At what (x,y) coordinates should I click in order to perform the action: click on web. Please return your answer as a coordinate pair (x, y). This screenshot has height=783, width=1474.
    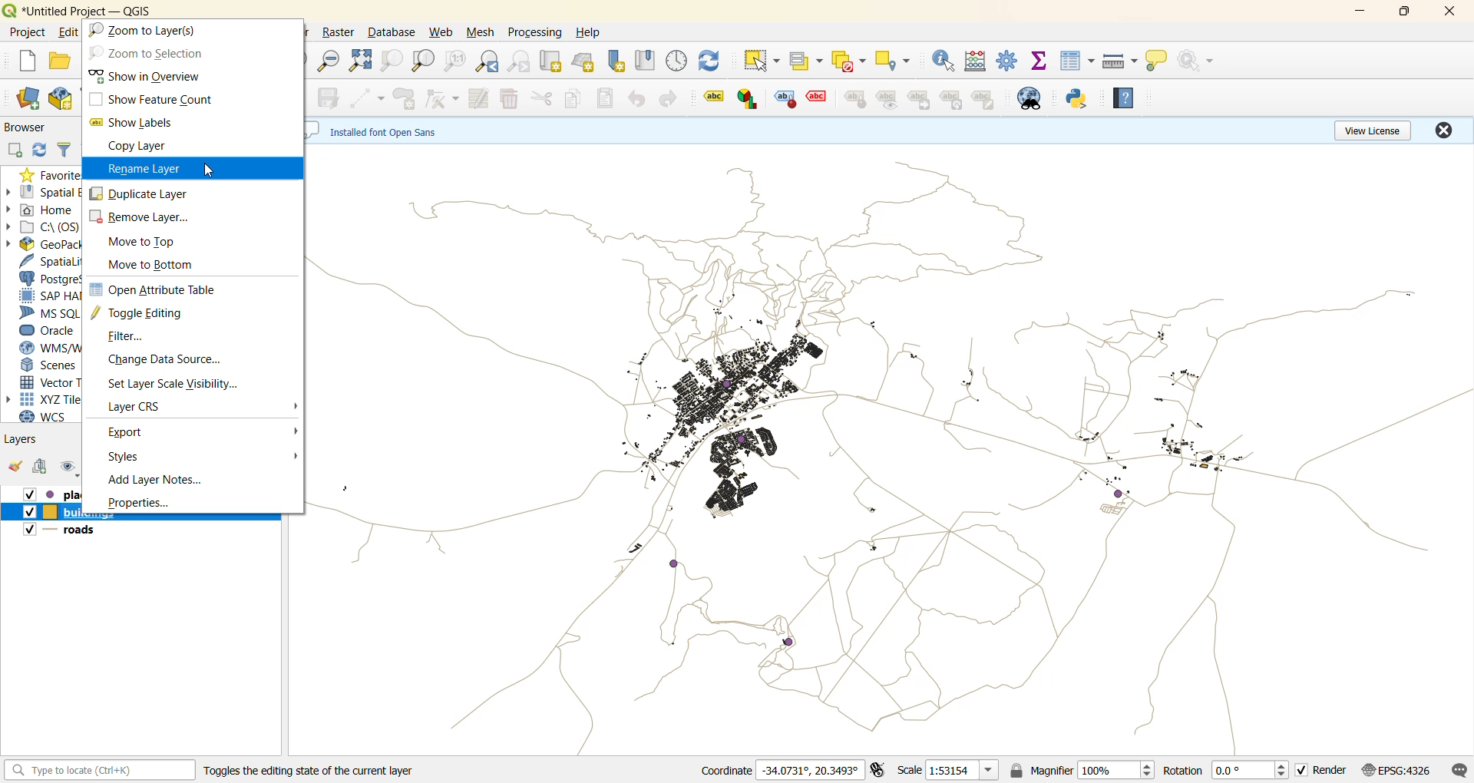
    Looking at the image, I should click on (443, 35).